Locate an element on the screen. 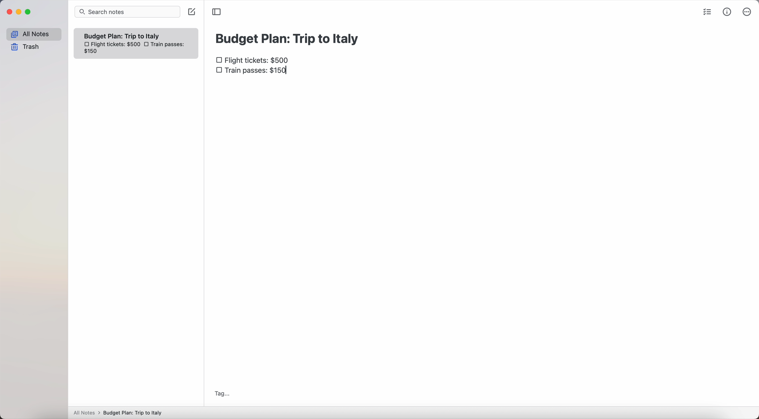 This screenshot has width=759, height=419. flight tickets: $500 is located at coordinates (254, 61).